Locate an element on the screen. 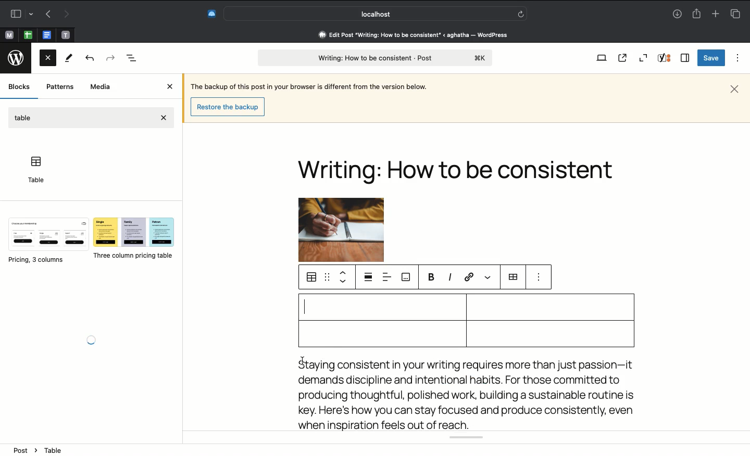 The height and width of the screenshot is (456, 750). Pinned tabs is located at coordinates (46, 34).